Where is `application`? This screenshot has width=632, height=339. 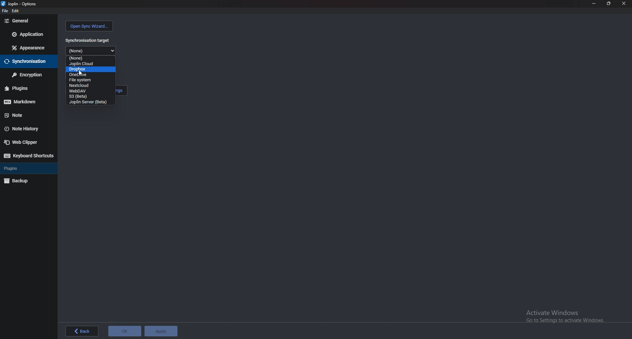 application is located at coordinates (29, 34).